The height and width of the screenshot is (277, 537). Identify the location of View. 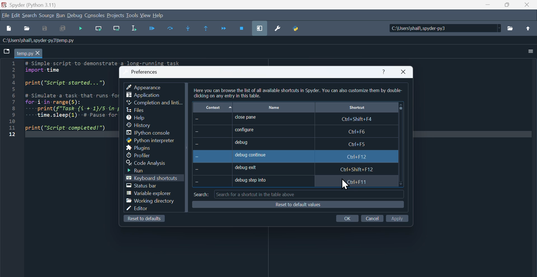
(146, 16).